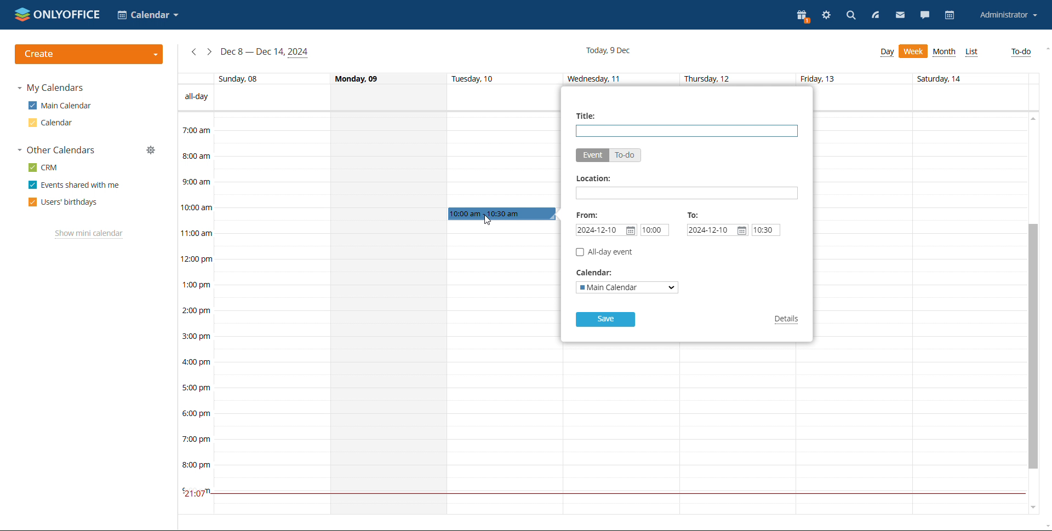 The height and width of the screenshot is (531, 1052). I want to click on scroll up, so click(1045, 49).